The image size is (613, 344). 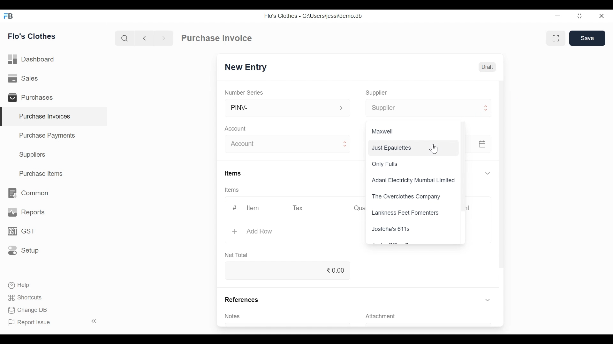 I want to click on Help, so click(x=21, y=285).